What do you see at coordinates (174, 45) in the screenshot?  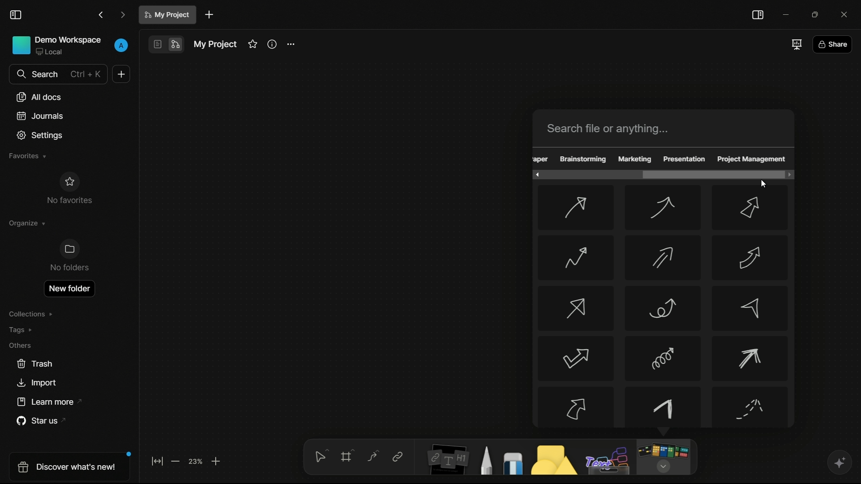 I see `edgeless mode` at bounding box center [174, 45].